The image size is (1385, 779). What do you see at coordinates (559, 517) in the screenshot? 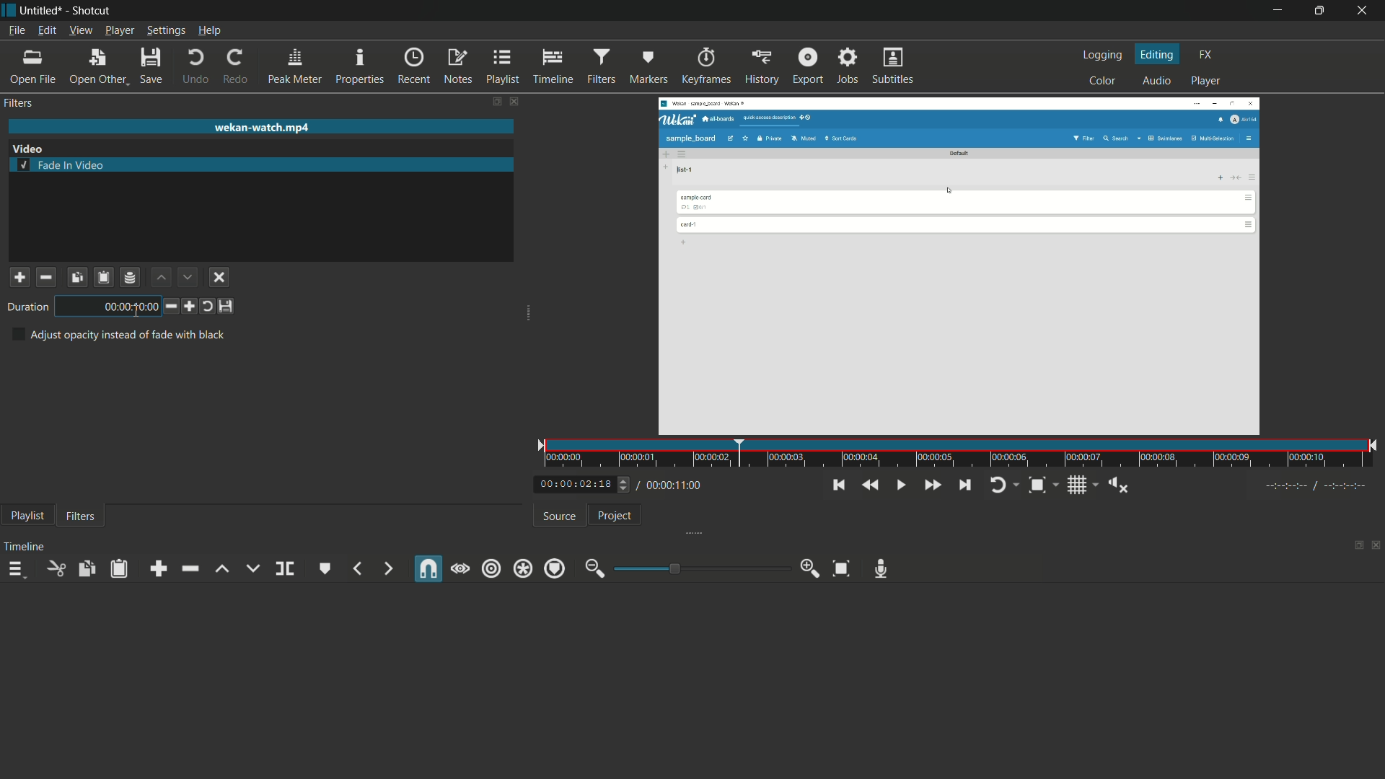
I see `source` at bounding box center [559, 517].